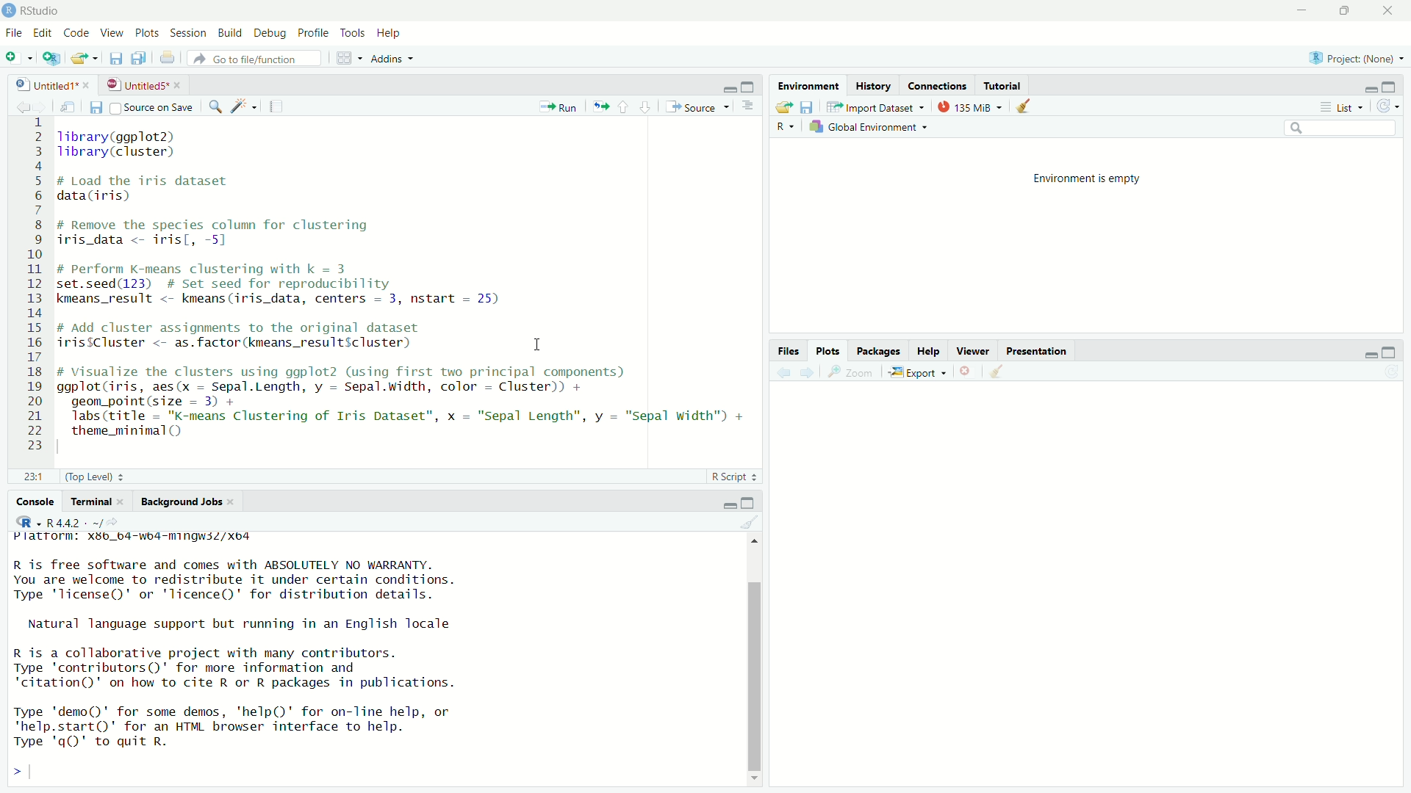 This screenshot has height=793, width=1411. I want to click on session, so click(188, 32).